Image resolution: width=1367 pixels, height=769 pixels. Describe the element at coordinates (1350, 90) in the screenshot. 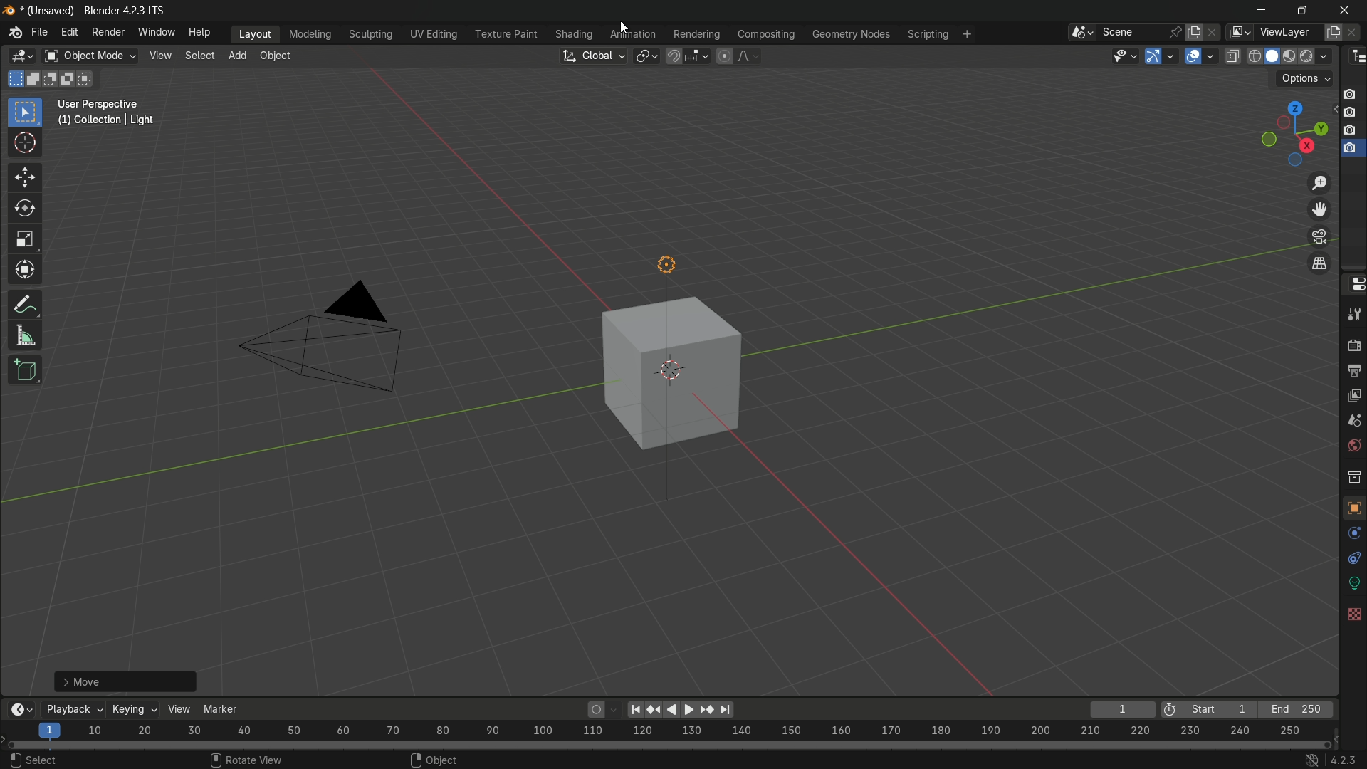

I see `capture` at that location.